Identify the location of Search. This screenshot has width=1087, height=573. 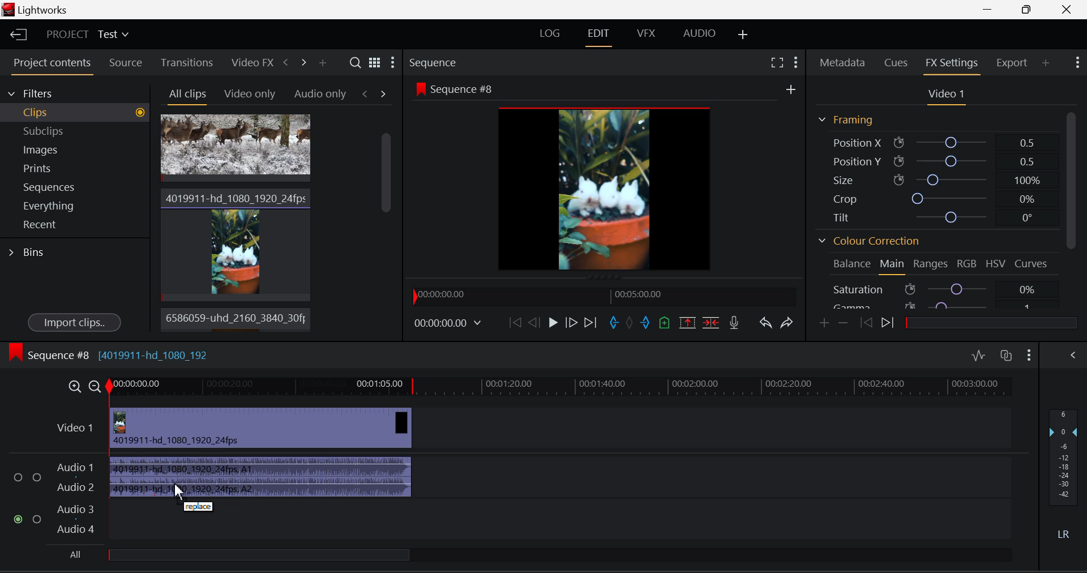
(354, 63).